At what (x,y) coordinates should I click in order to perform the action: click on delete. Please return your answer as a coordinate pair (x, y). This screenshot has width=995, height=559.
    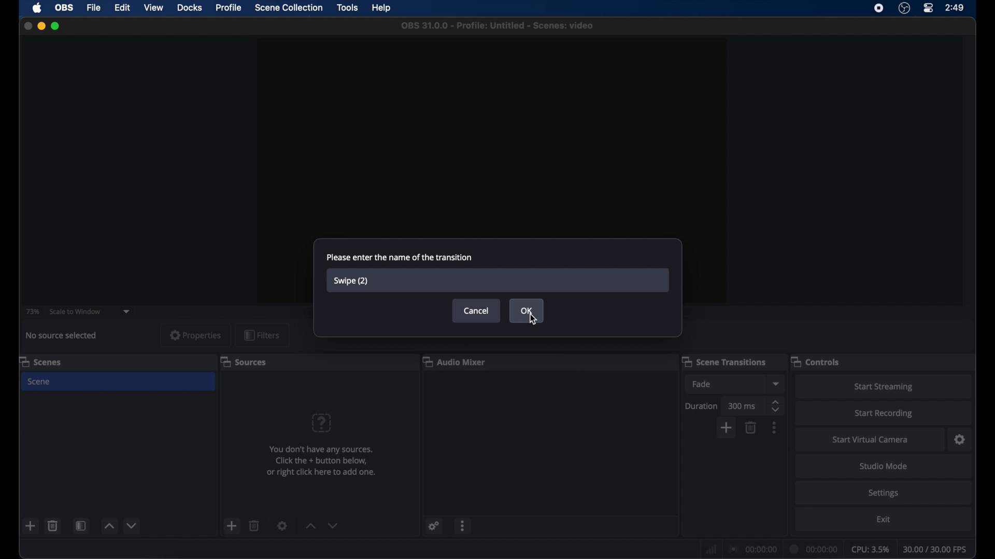
    Looking at the image, I should click on (52, 526).